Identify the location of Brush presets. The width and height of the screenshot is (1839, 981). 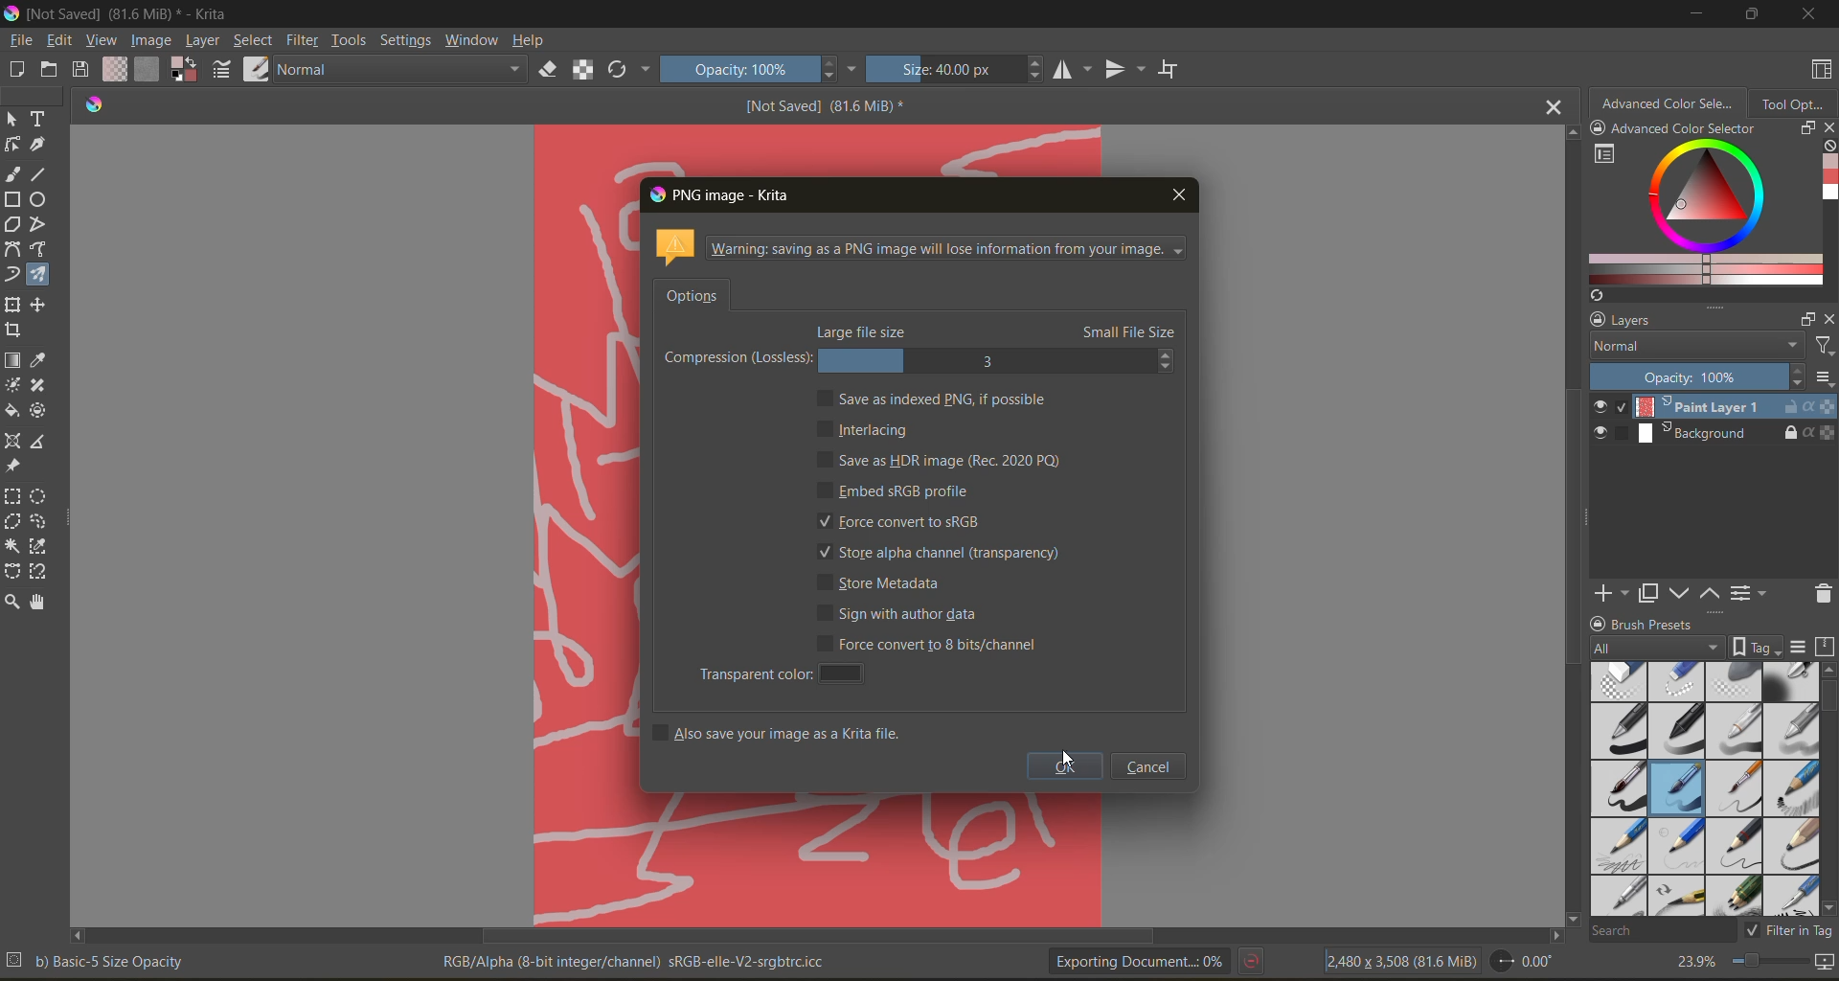
(1661, 622).